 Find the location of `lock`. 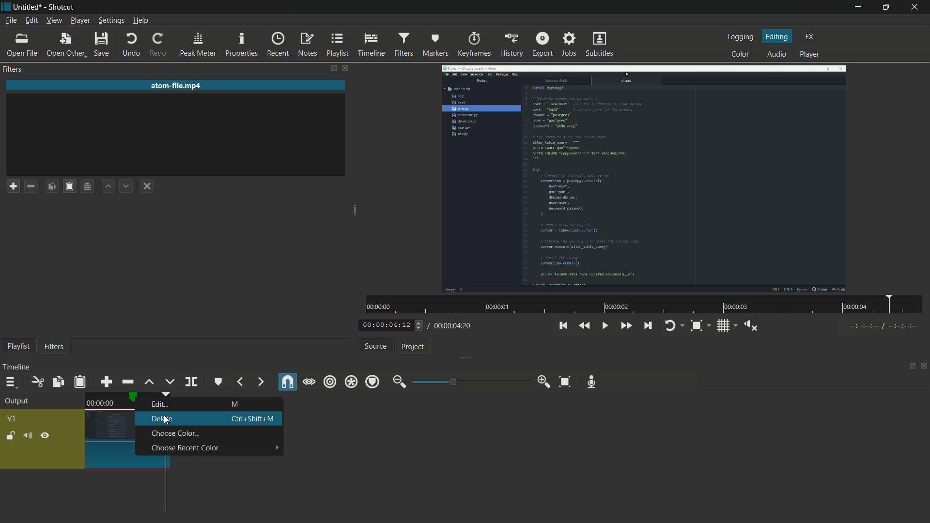

lock is located at coordinates (10, 434).